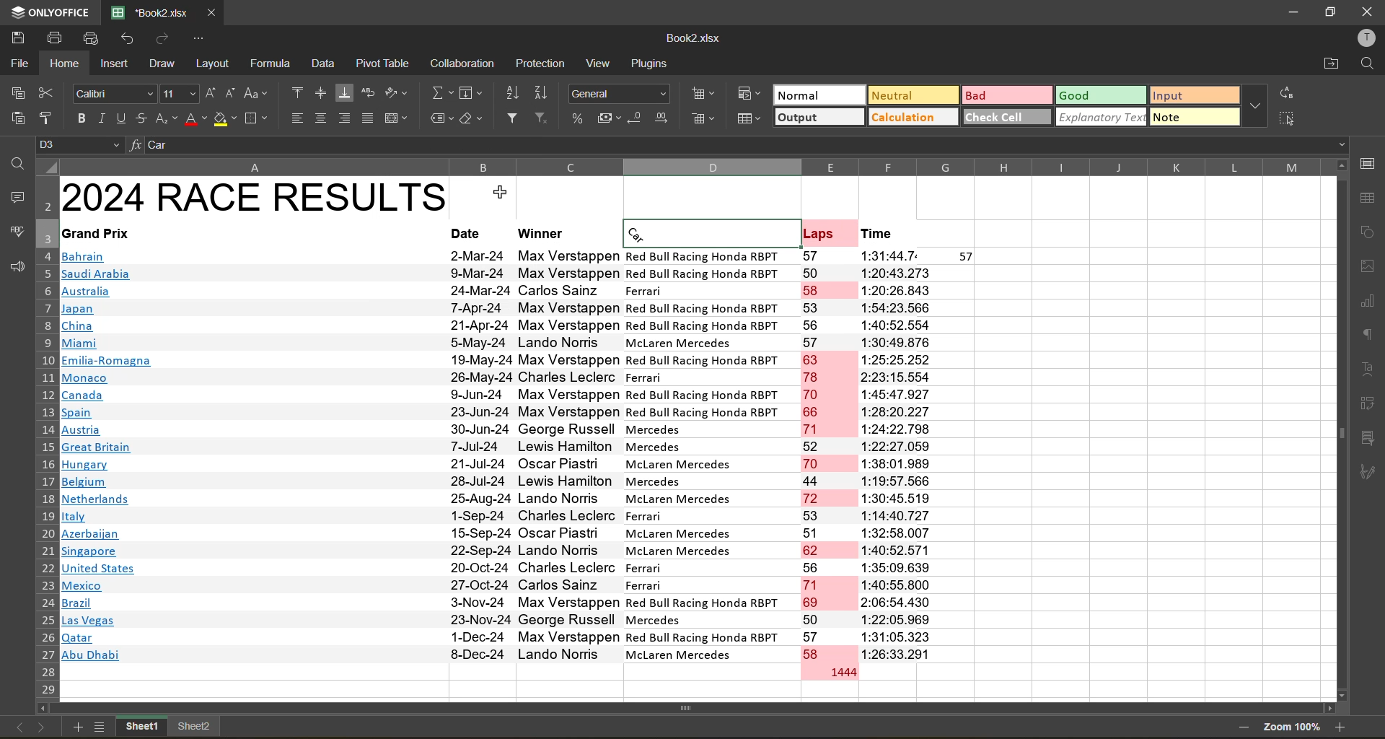 Image resolution: width=1385 pixels, height=739 pixels. I want to click on Select all, so click(45, 166).